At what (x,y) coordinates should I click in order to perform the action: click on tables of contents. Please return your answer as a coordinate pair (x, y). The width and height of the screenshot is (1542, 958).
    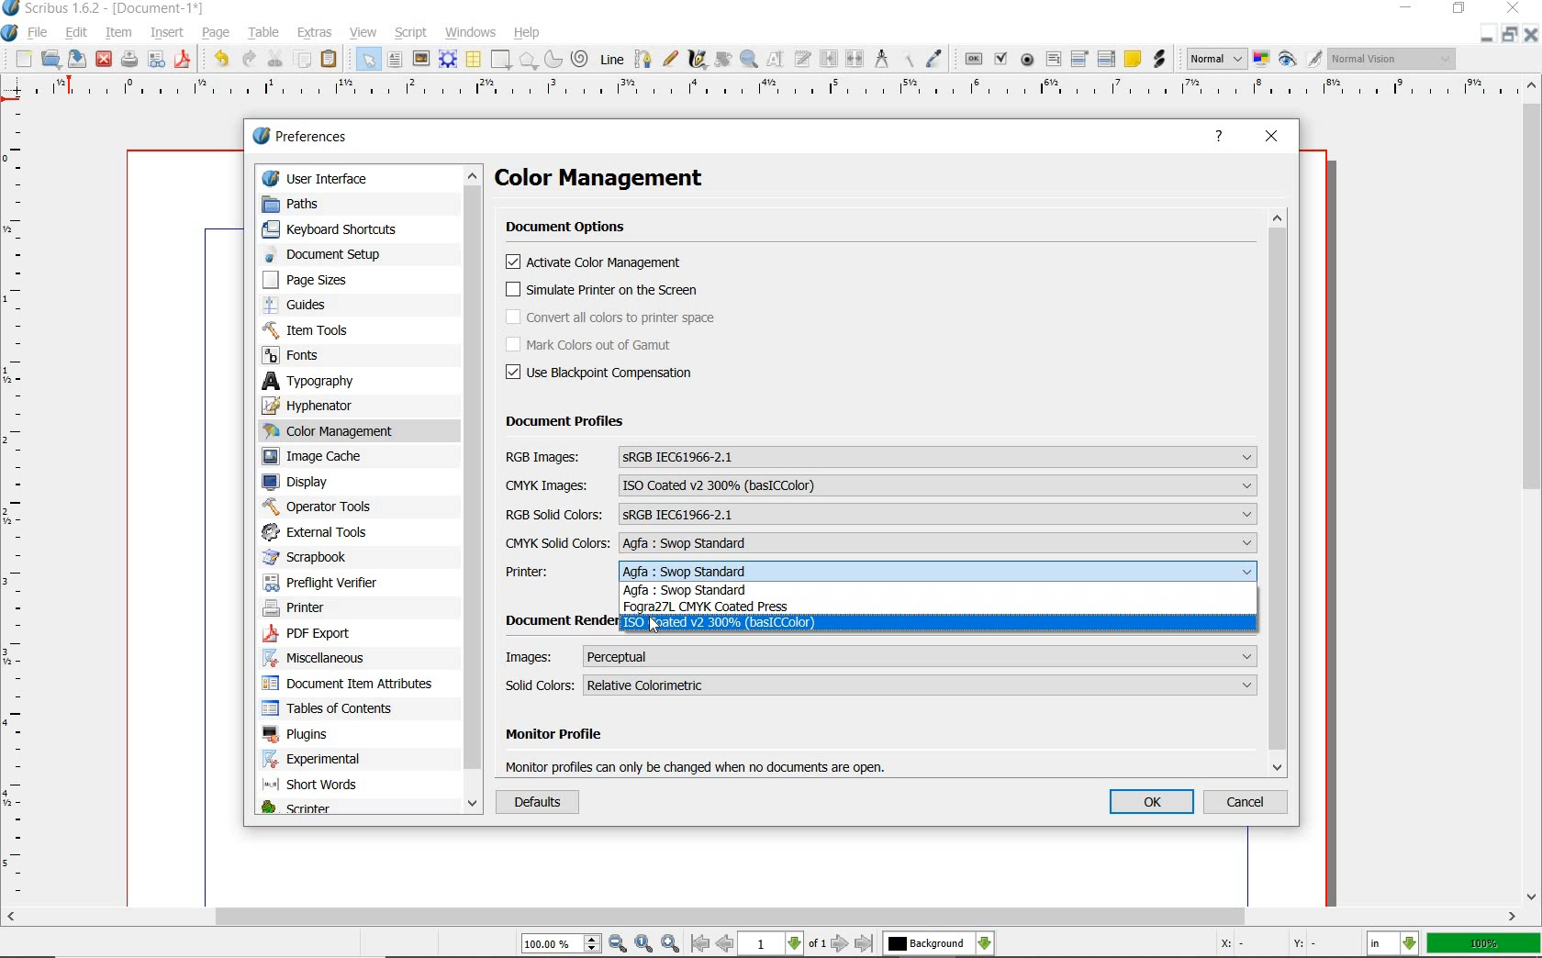
    Looking at the image, I should click on (342, 708).